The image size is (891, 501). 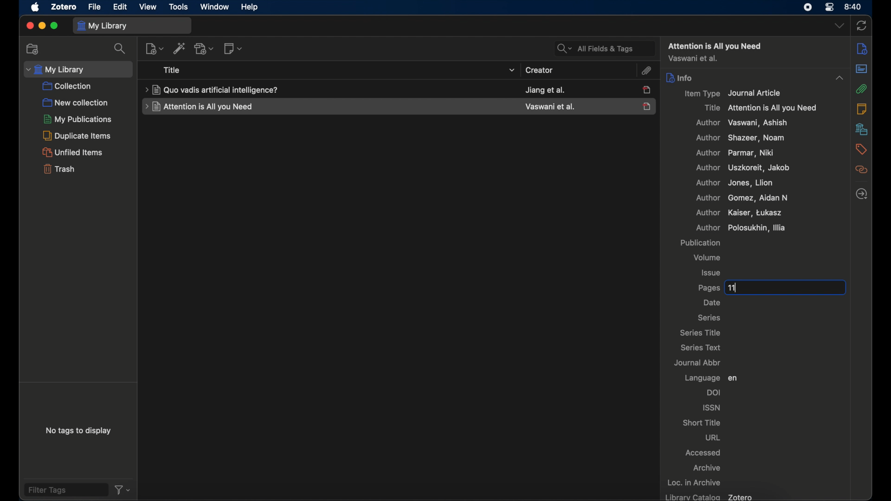 What do you see at coordinates (199, 107) in the screenshot?
I see `title` at bounding box center [199, 107].